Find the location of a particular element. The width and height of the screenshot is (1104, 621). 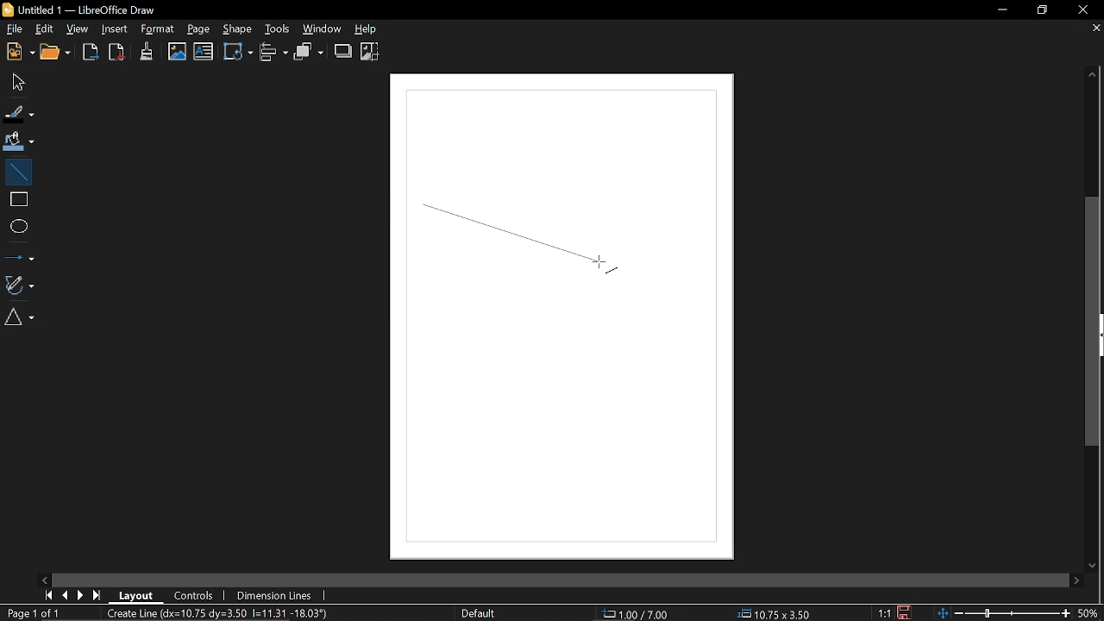

Help is located at coordinates (372, 30).